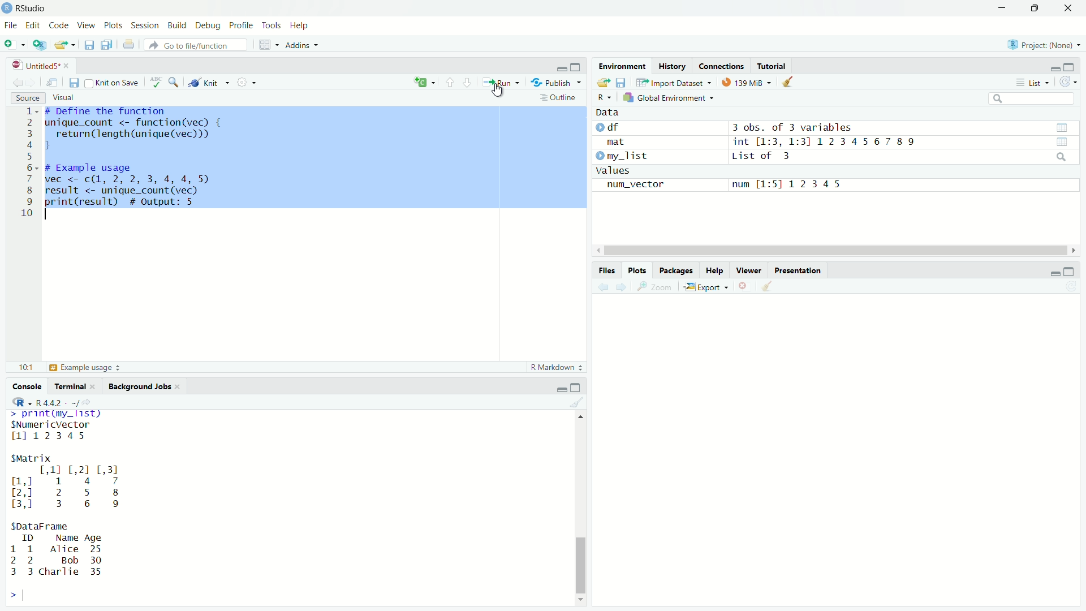 The width and height of the screenshot is (1086, 611). Describe the element at coordinates (554, 368) in the screenshot. I see `R Markdown` at that location.